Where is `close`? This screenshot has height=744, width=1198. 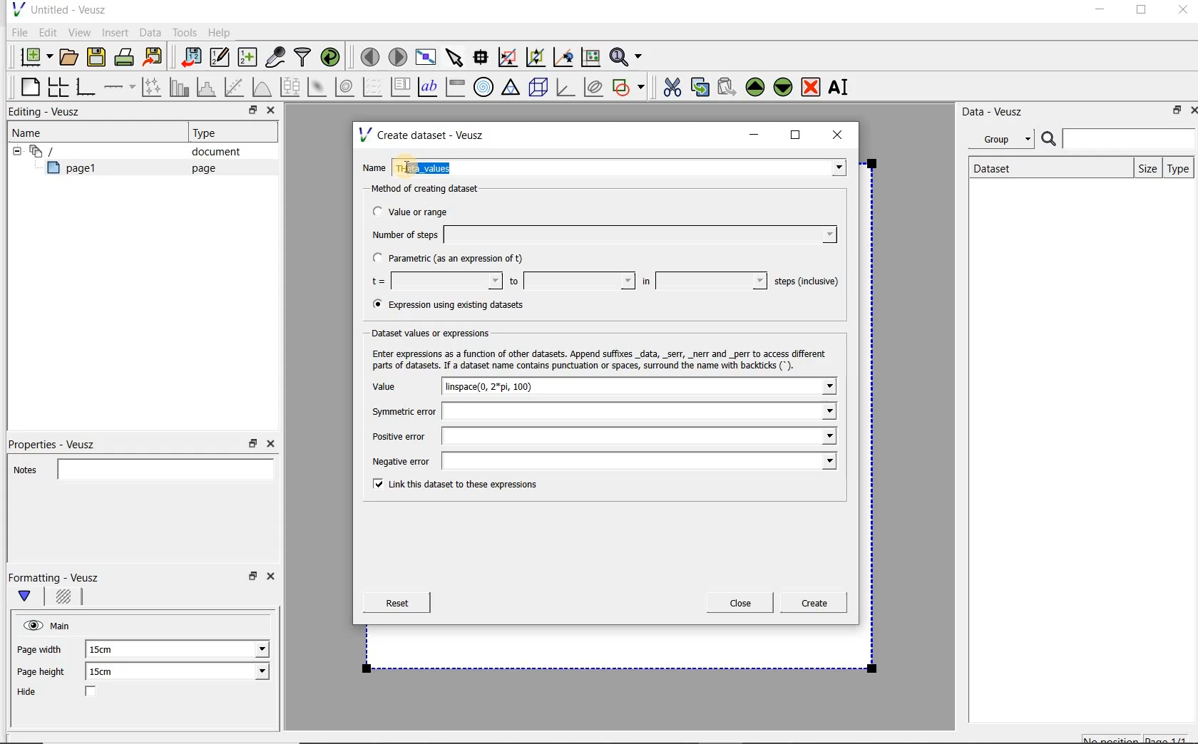
close is located at coordinates (842, 134).